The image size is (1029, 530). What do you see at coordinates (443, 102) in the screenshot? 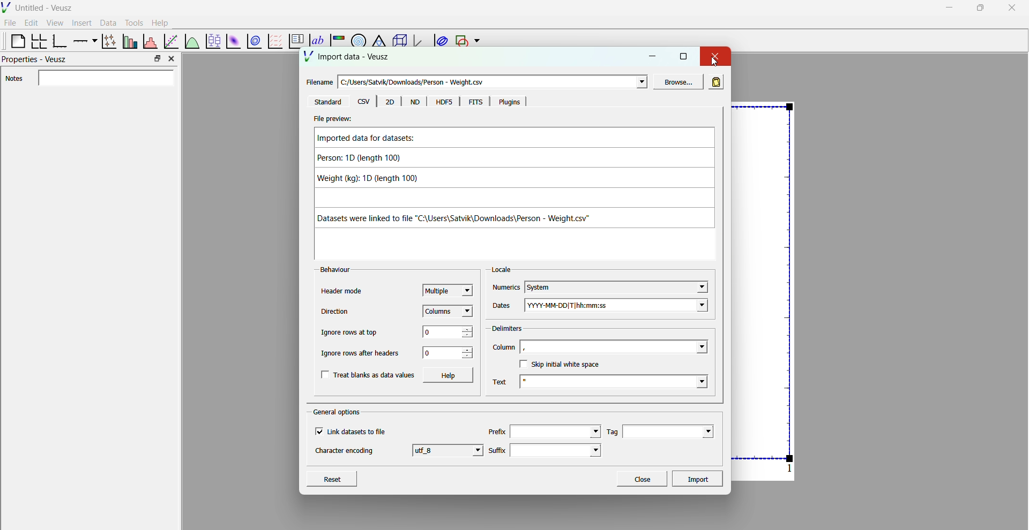
I see `HOFS` at bounding box center [443, 102].